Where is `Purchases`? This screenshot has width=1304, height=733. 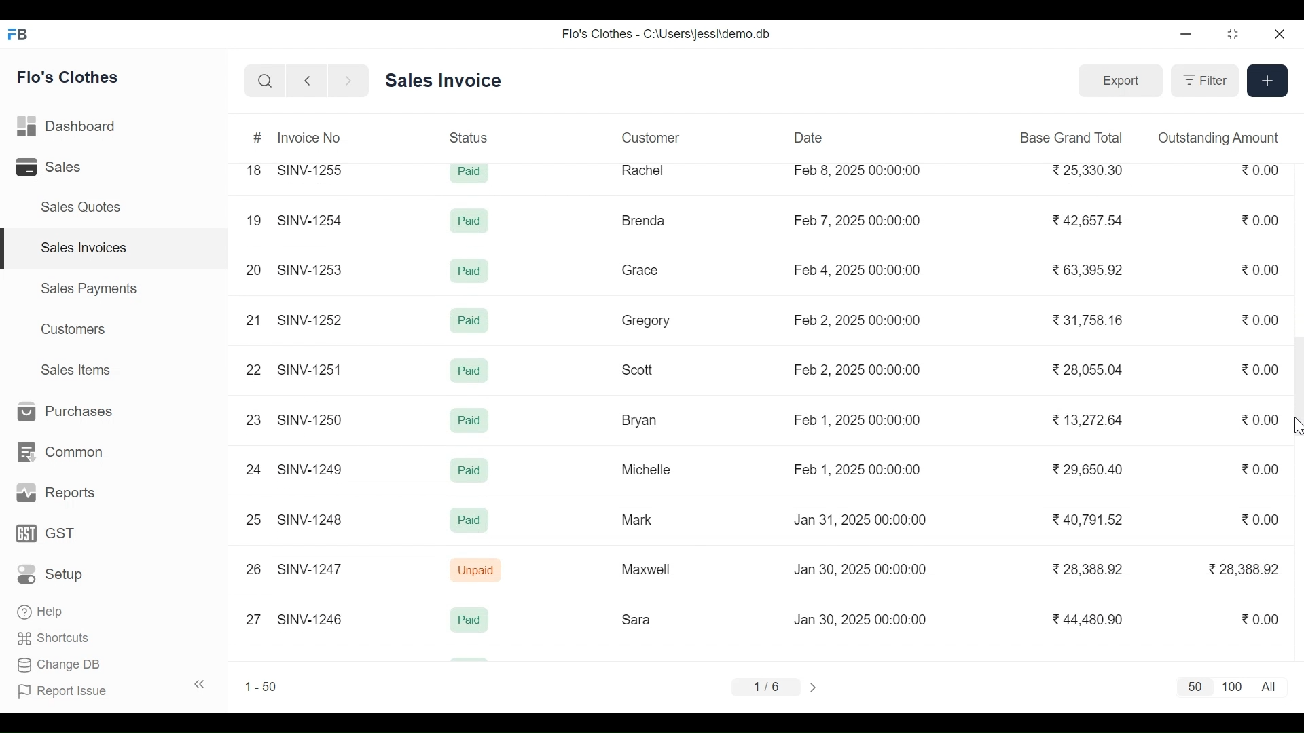
Purchases is located at coordinates (60, 412).